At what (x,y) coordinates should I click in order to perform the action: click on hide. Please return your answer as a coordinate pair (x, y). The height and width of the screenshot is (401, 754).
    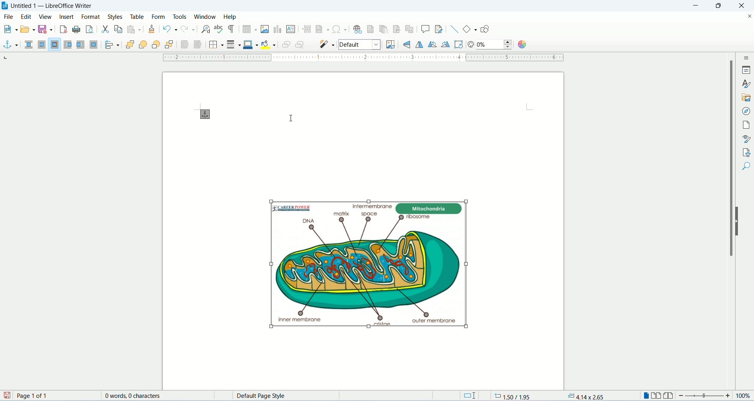
    Looking at the image, I should click on (738, 221).